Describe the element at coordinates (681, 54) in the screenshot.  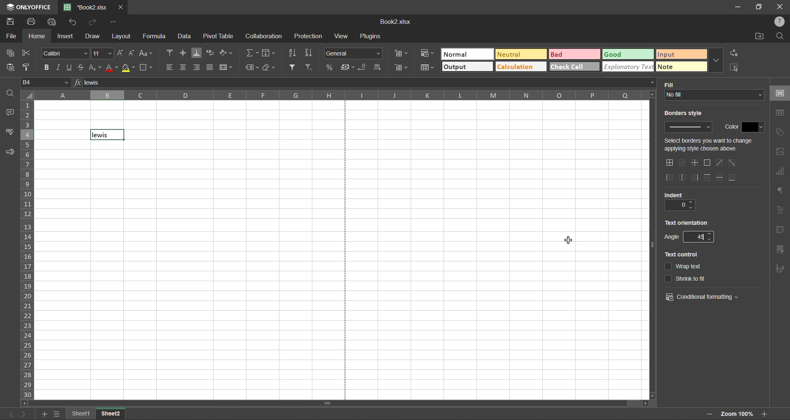
I see `input` at that location.